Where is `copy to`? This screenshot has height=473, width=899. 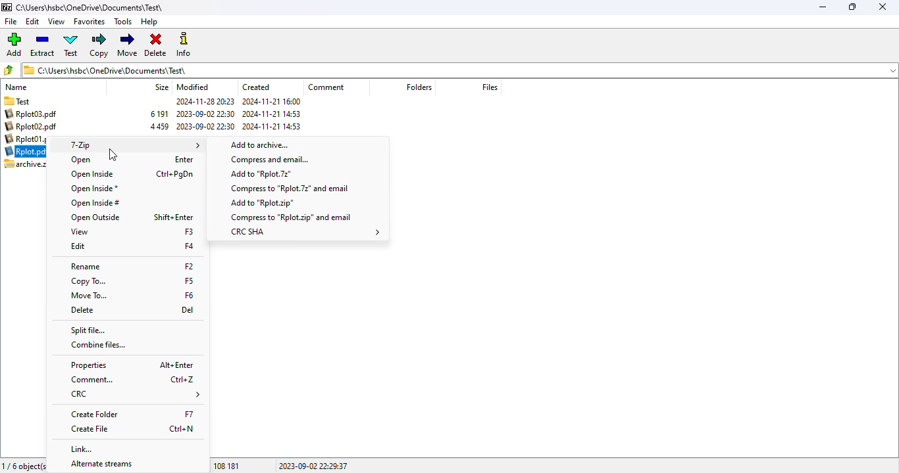
copy to is located at coordinates (90, 281).